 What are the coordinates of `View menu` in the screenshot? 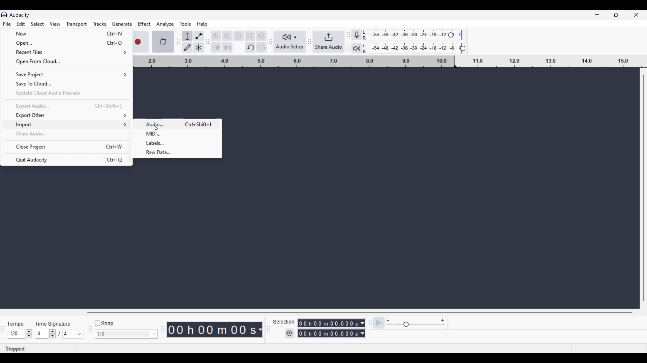 It's located at (55, 24).